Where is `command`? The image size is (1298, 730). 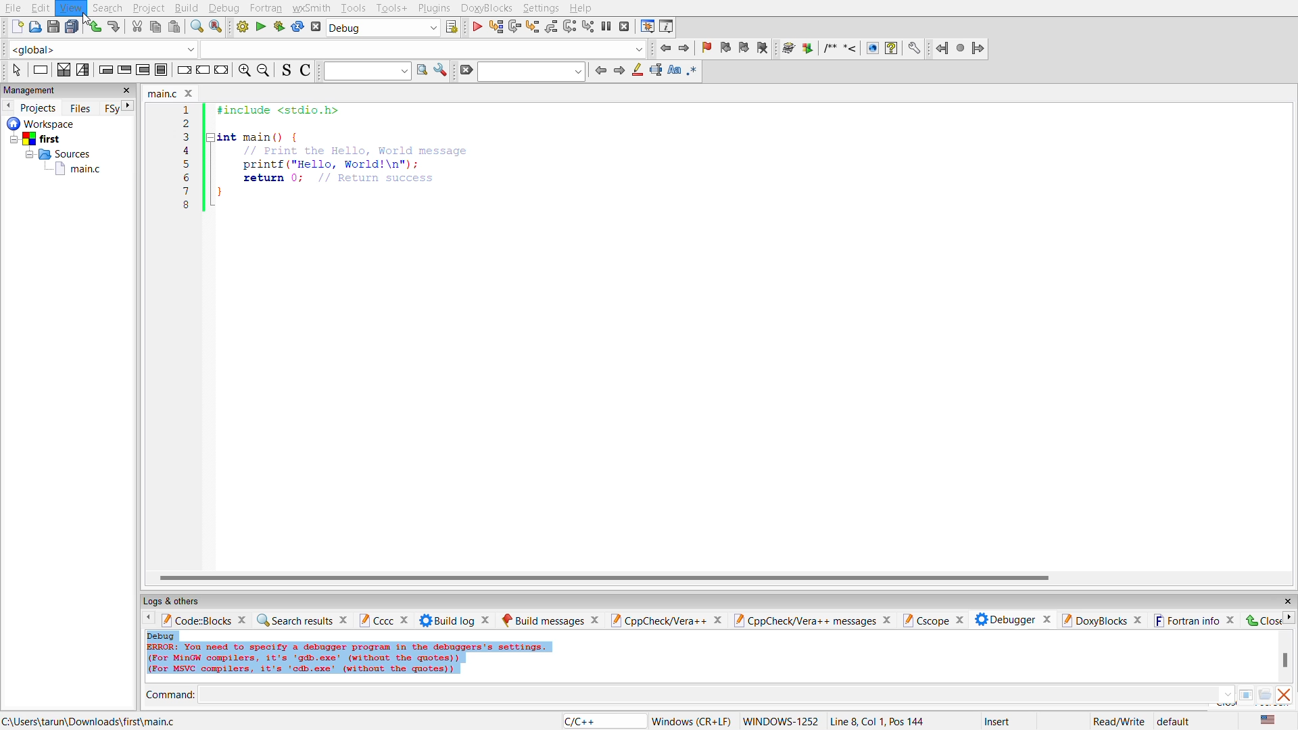
command is located at coordinates (171, 694).